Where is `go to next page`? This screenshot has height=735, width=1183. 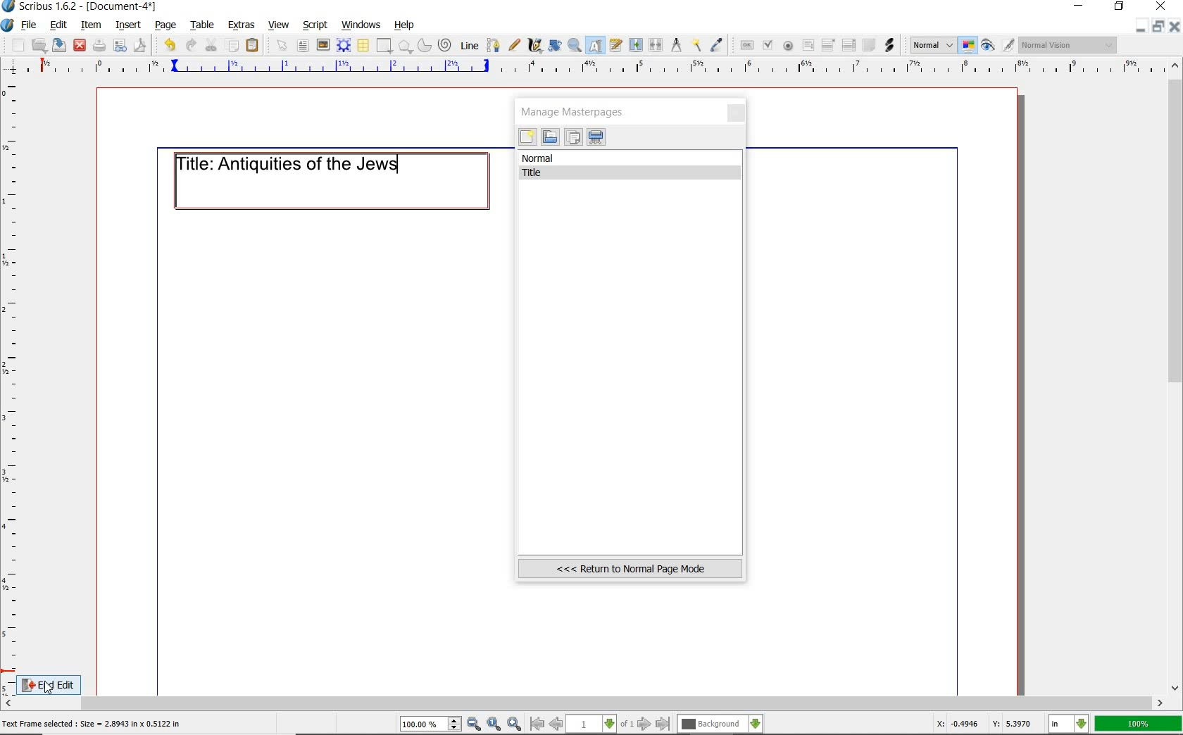 go to next page is located at coordinates (646, 724).